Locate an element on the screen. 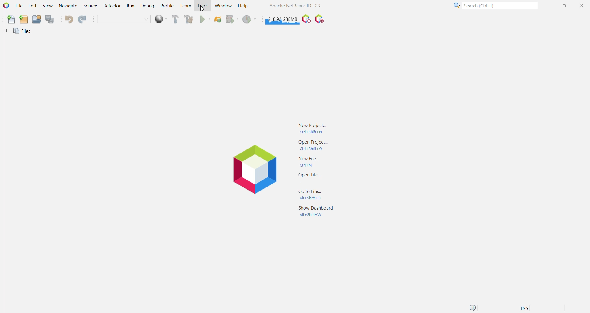 This screenshot has height=313, width=590. Reload is located at coordinates (218, 20).